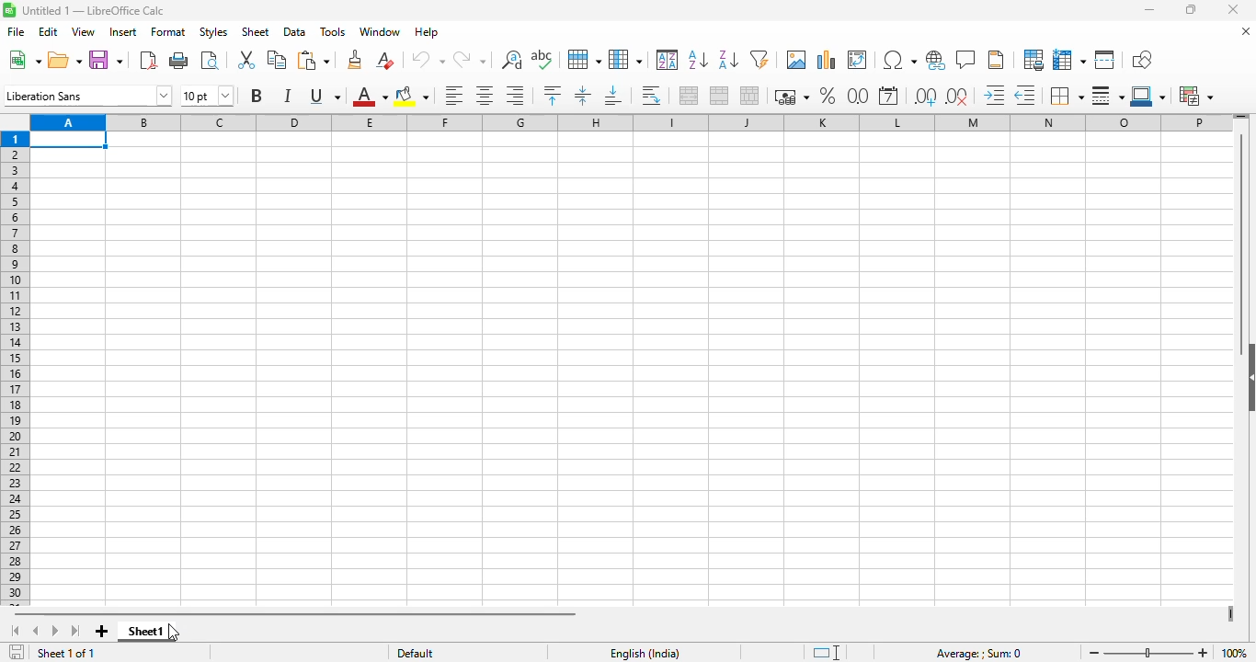  What do you see at coordinates (993, 94) in the screenshot?
I see `increase indent` at bounding box center [993, 94].